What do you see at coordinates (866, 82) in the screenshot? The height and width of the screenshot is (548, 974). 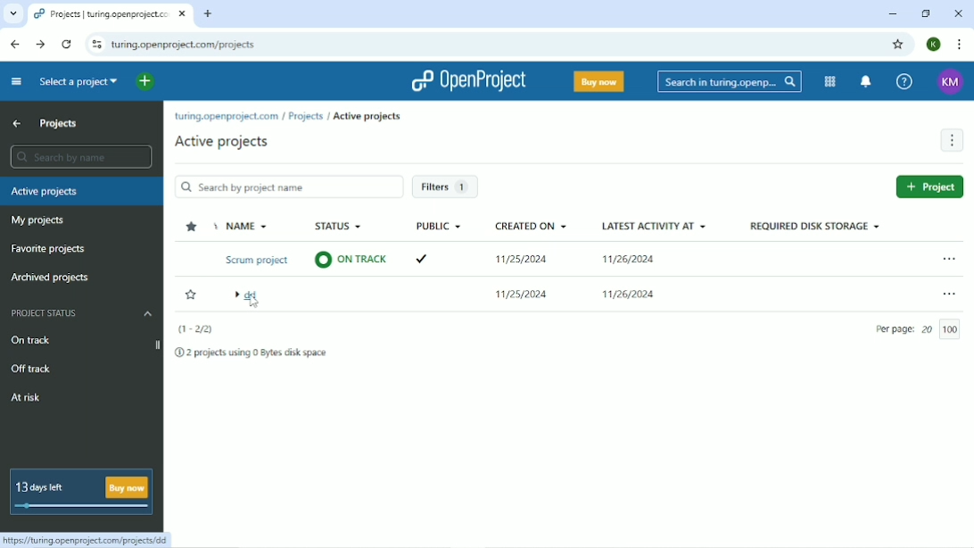 I see `To notification center` at bounding box center [866, 82].